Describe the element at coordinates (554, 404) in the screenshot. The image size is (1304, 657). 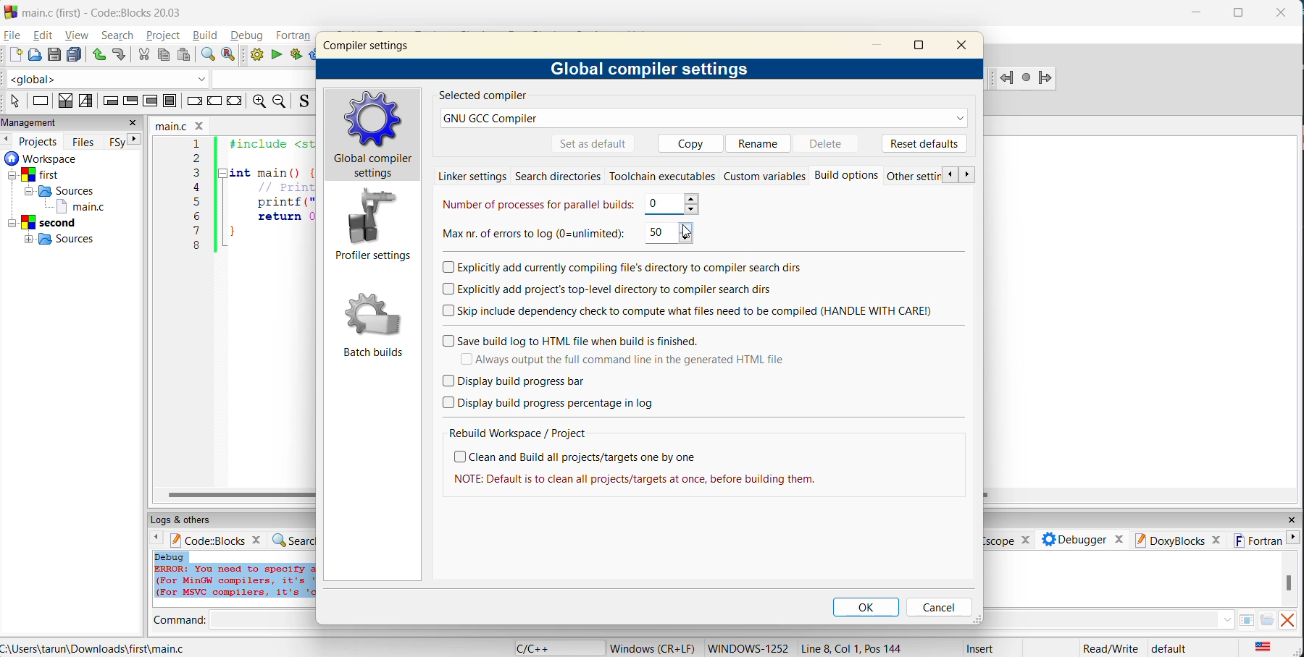
I see `display build progress percentage in log` at that location.